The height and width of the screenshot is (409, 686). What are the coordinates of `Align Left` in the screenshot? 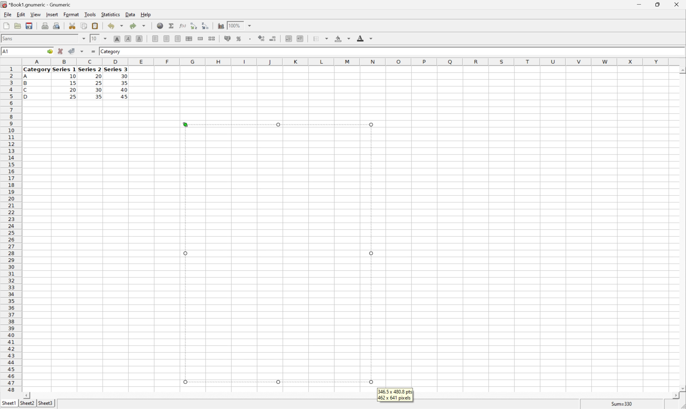 It's located at (154, 37).